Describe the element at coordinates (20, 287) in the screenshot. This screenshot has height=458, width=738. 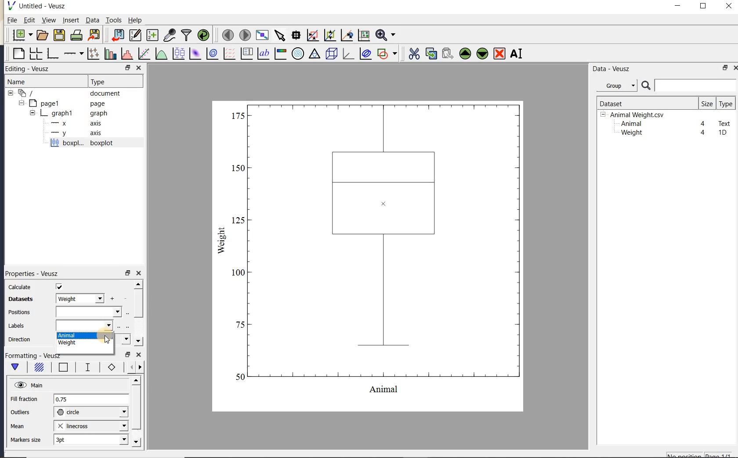
I see `calculate` at that location.